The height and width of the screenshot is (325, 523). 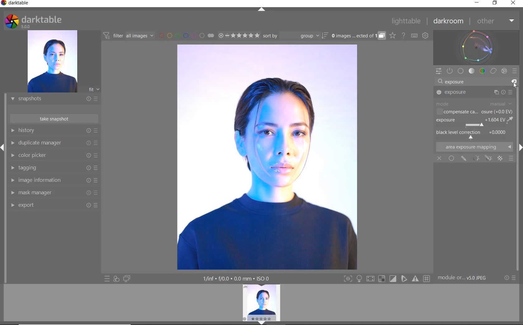 I want to click on EFFECT, so click(x=504, y=71).